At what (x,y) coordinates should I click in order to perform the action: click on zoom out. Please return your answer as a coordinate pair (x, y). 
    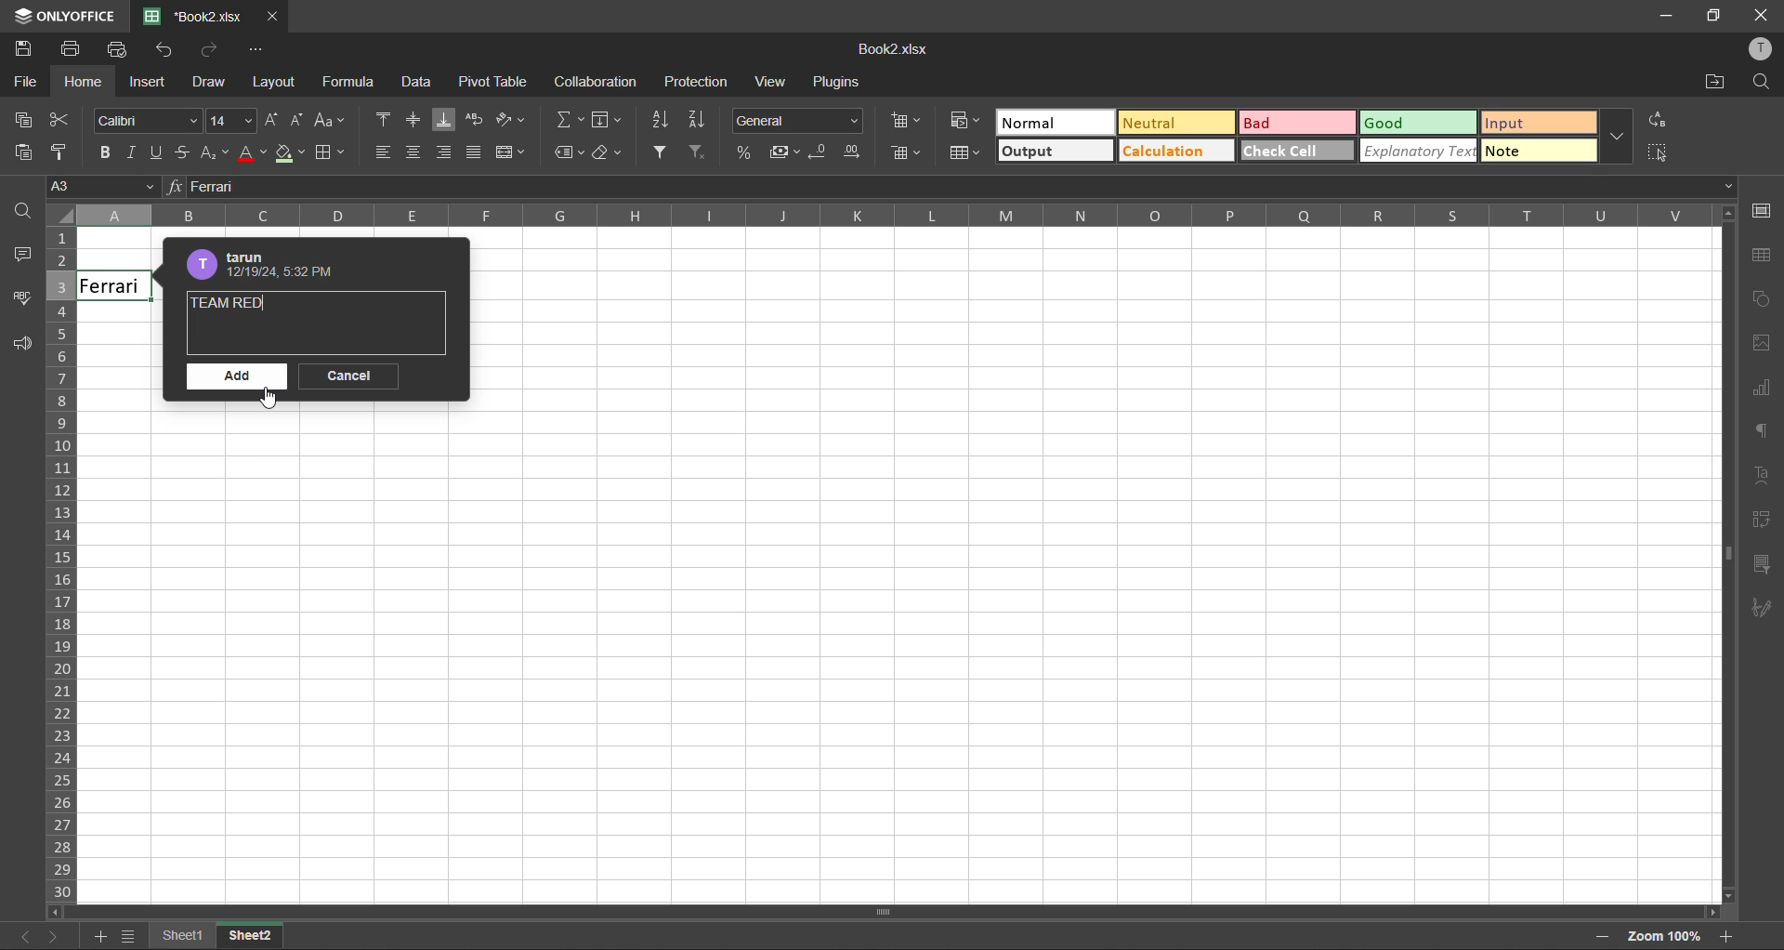
    Looking at the image, I should click on (1600, 939).